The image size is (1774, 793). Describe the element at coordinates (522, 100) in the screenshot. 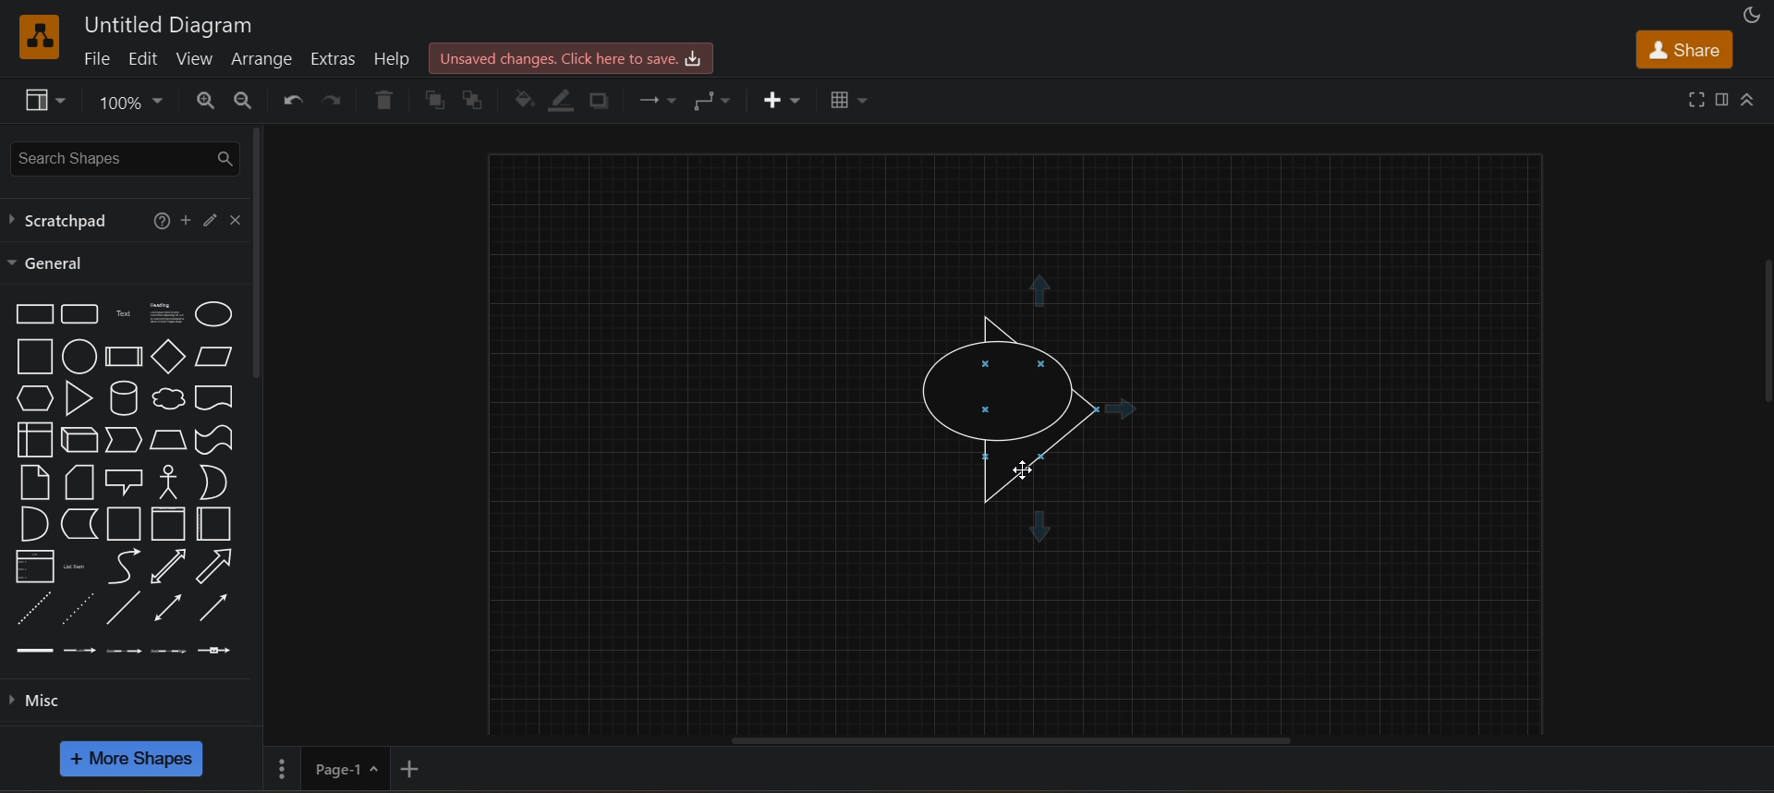

I see `fill color` at that location.